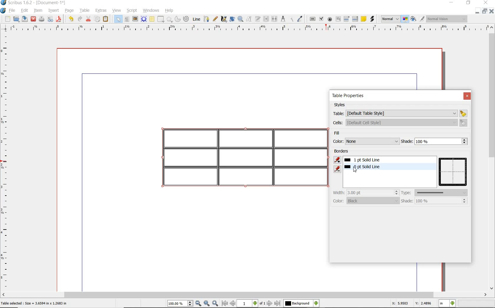 This screenshot has width=495, height=308. Describe the element at coordinates (433, 201) in the screenshot. I see `shade` at that location.